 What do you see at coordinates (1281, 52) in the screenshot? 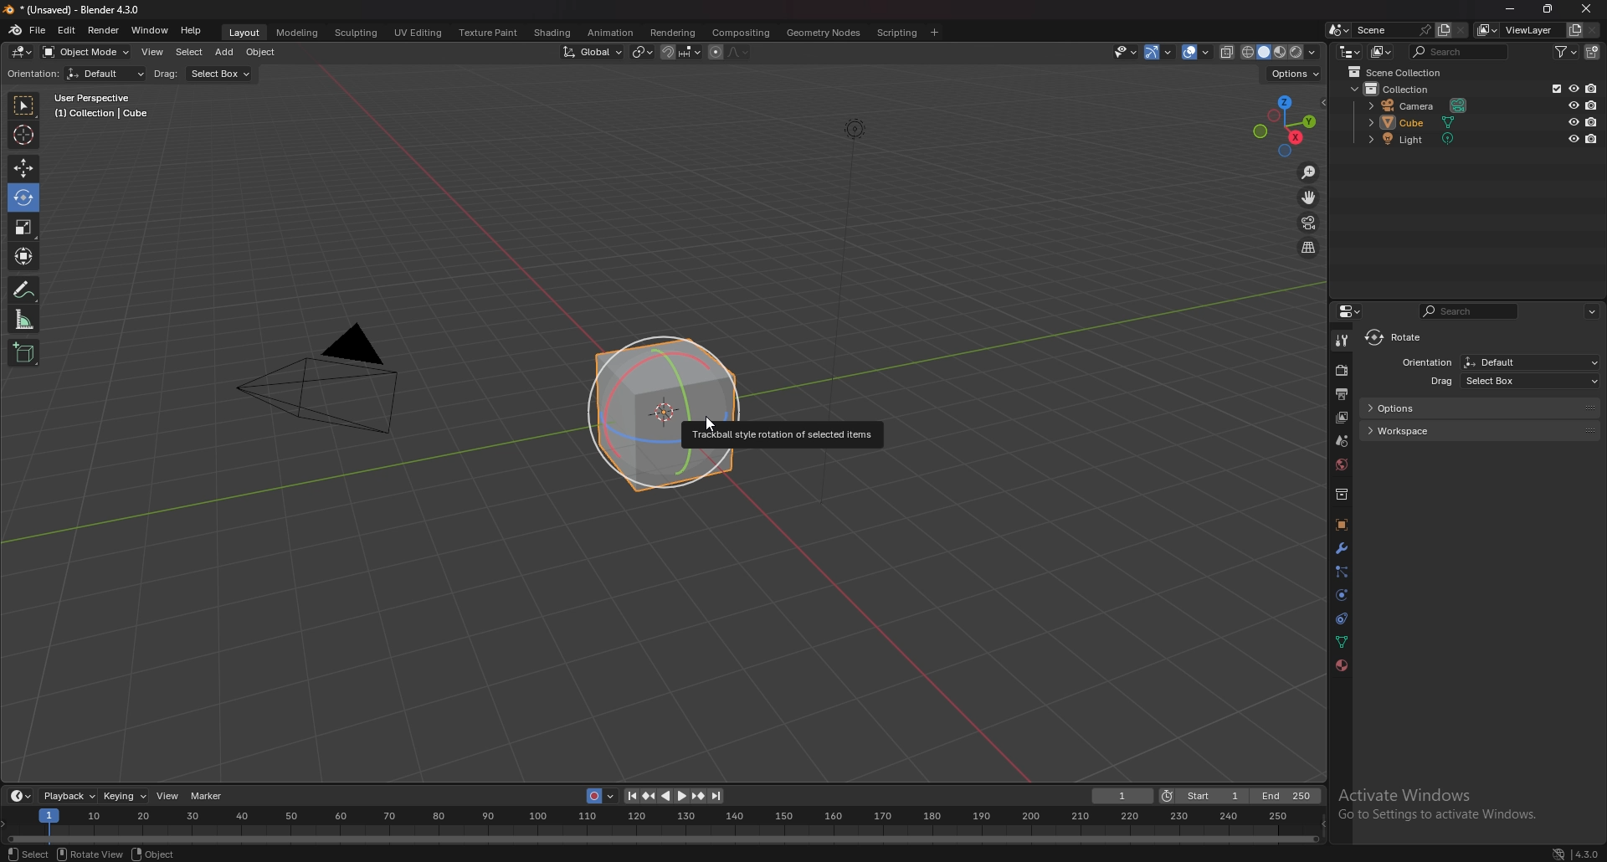
I see `view port shading` at bounding box center [1281, 52].